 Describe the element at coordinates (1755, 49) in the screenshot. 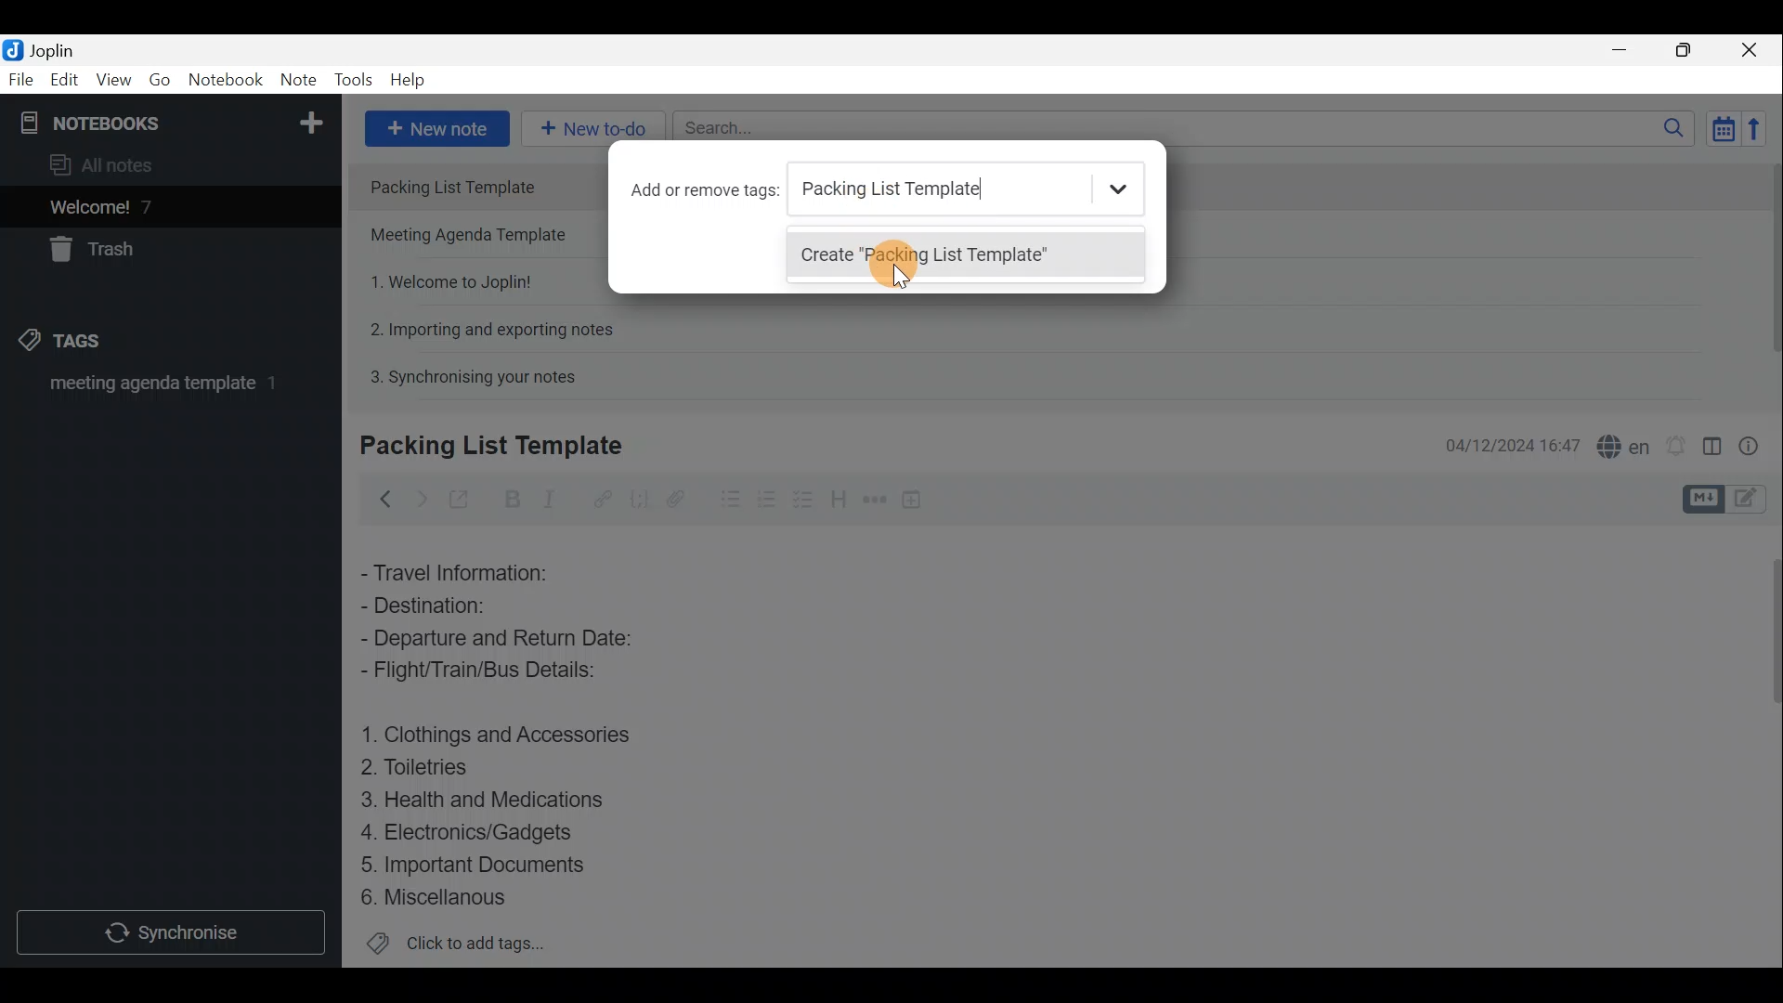

I see `Close` at that location.